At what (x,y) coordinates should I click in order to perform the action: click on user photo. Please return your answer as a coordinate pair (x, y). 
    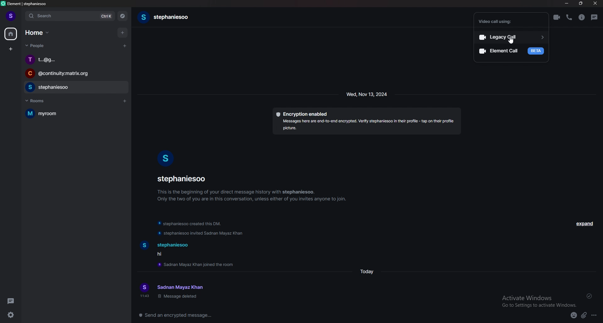
    Looking at the image, I should click on (166, 158).